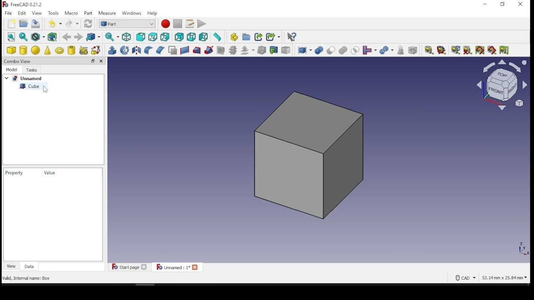  I want to click on cone, so click(48, 50).